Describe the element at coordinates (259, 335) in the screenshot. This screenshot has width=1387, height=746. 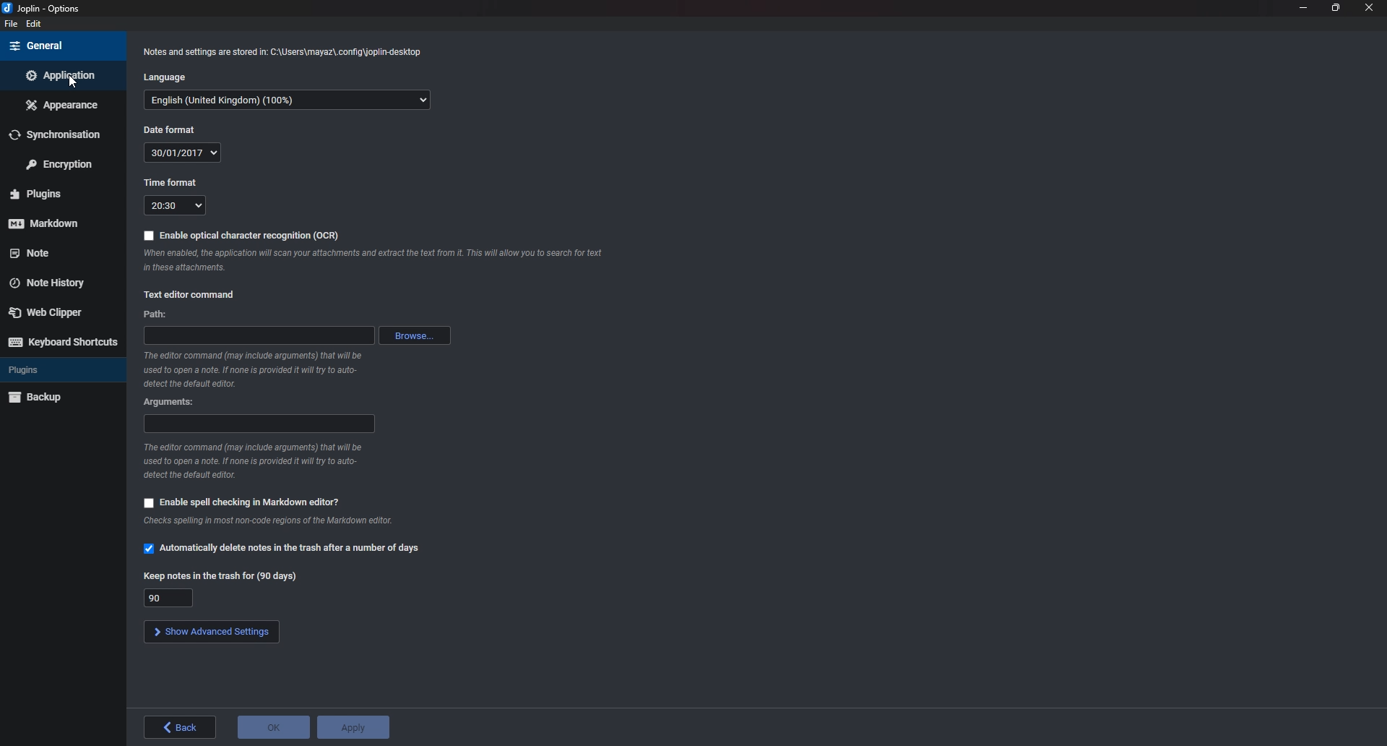
I see `path` at that location.